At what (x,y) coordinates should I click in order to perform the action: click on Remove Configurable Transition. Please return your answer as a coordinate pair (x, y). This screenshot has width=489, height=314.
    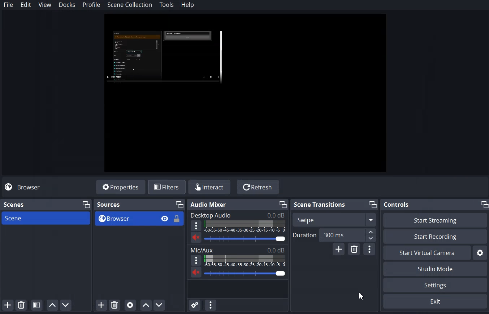
    Looking at the image, I should click on (354, 249).